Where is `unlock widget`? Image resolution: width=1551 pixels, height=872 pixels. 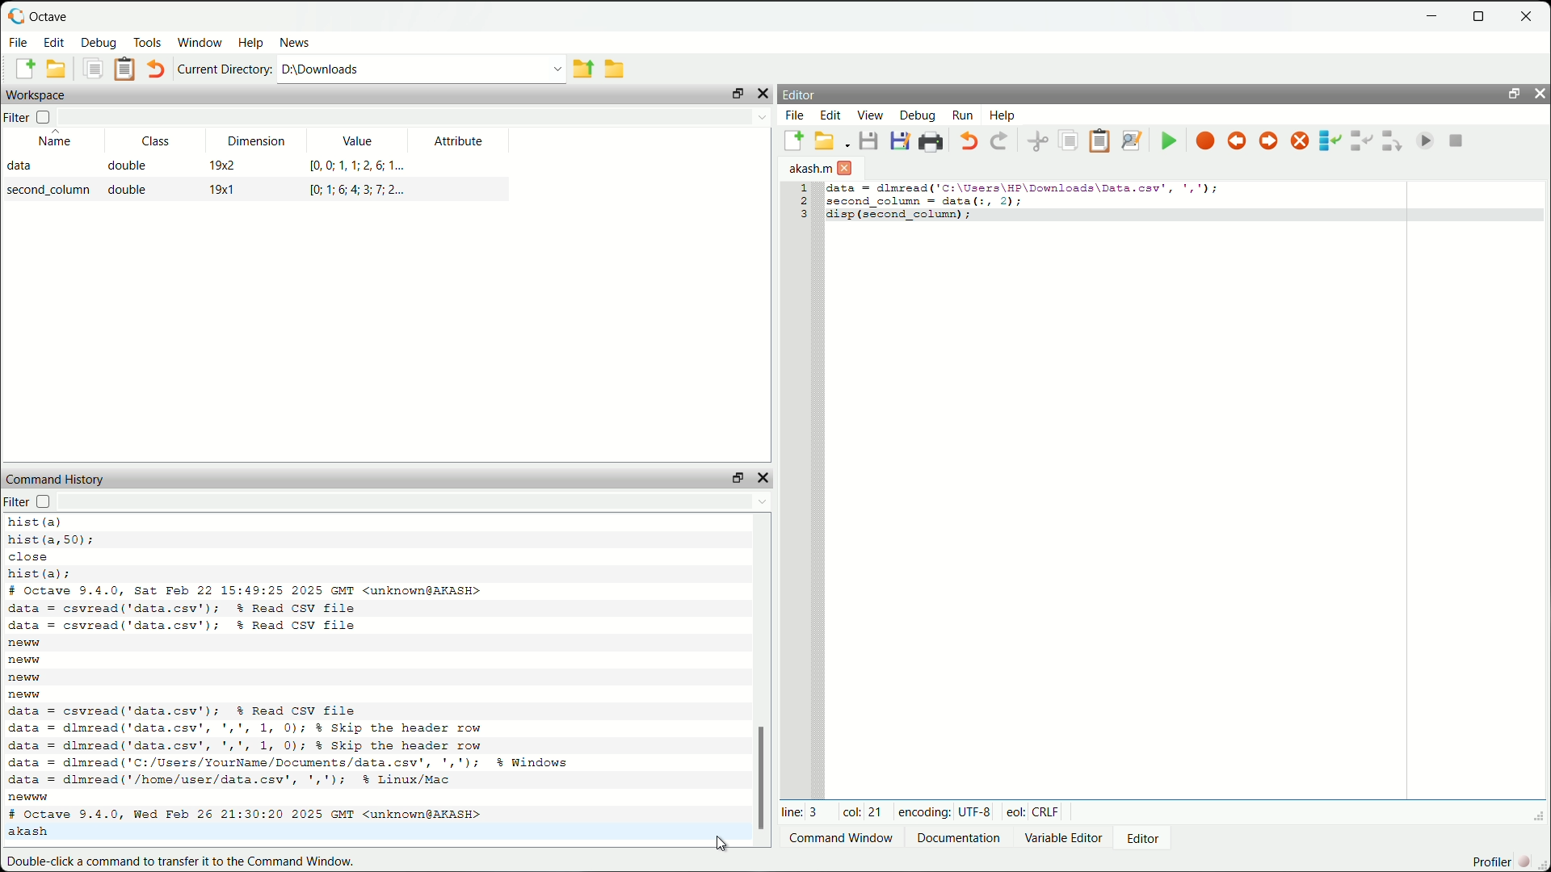
unlock widget is located at coordinates (733, 93).